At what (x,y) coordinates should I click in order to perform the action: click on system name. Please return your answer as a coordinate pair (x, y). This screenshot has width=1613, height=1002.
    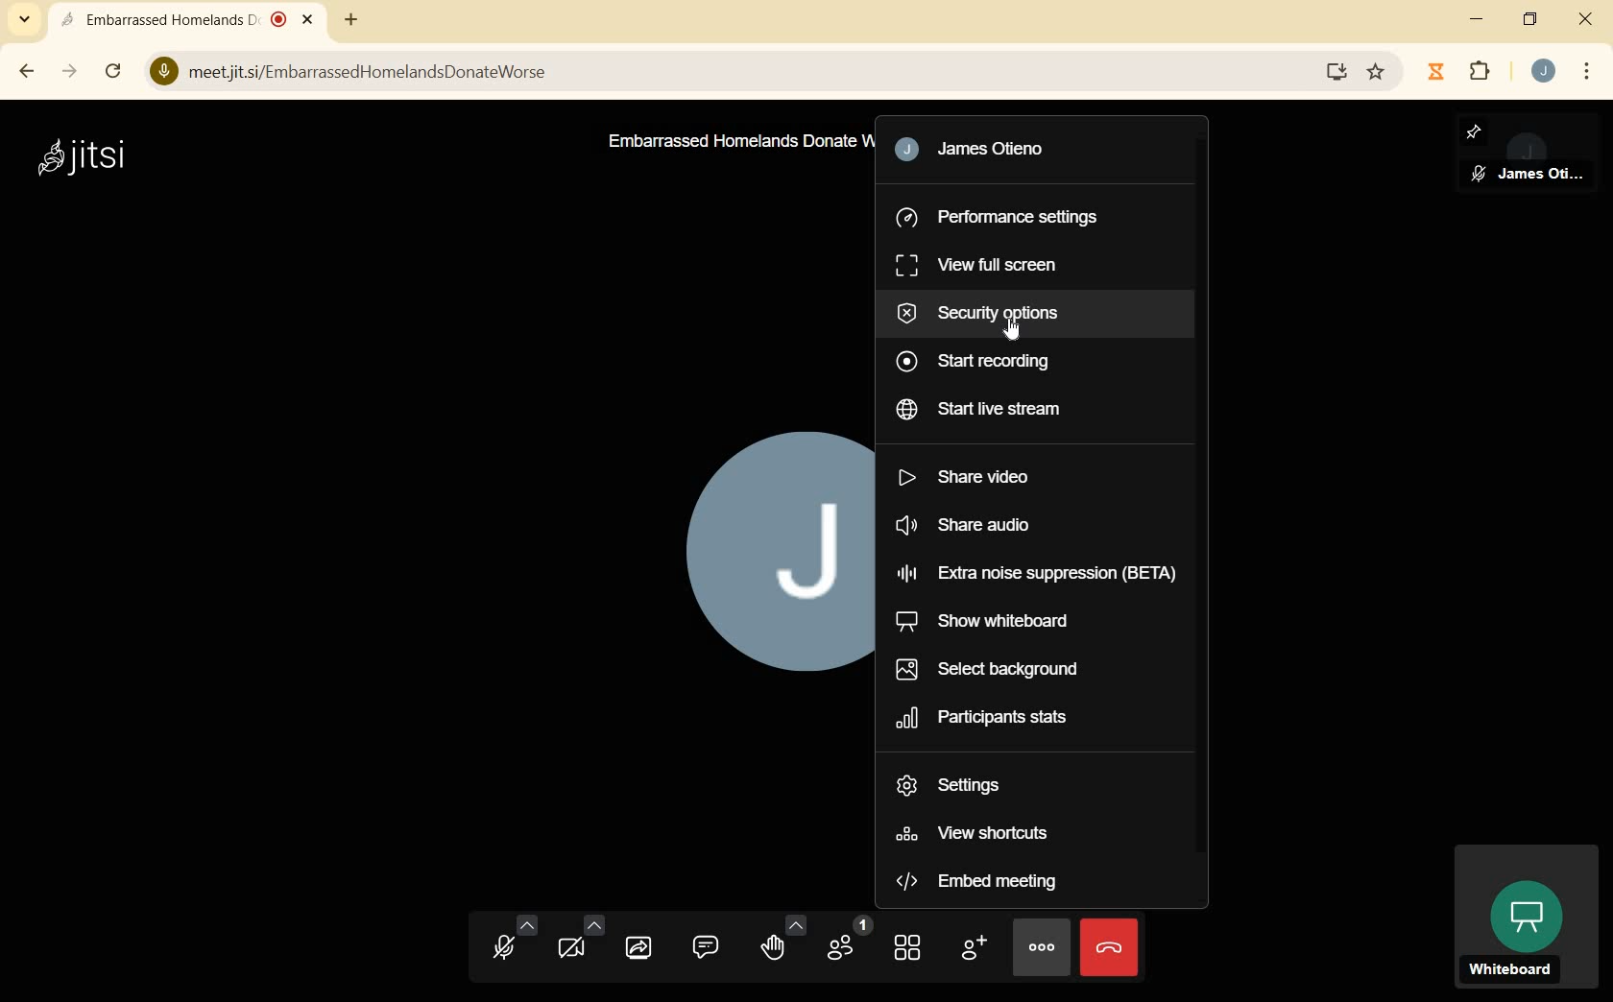
    Looking at the image, I should click on (80, 156).